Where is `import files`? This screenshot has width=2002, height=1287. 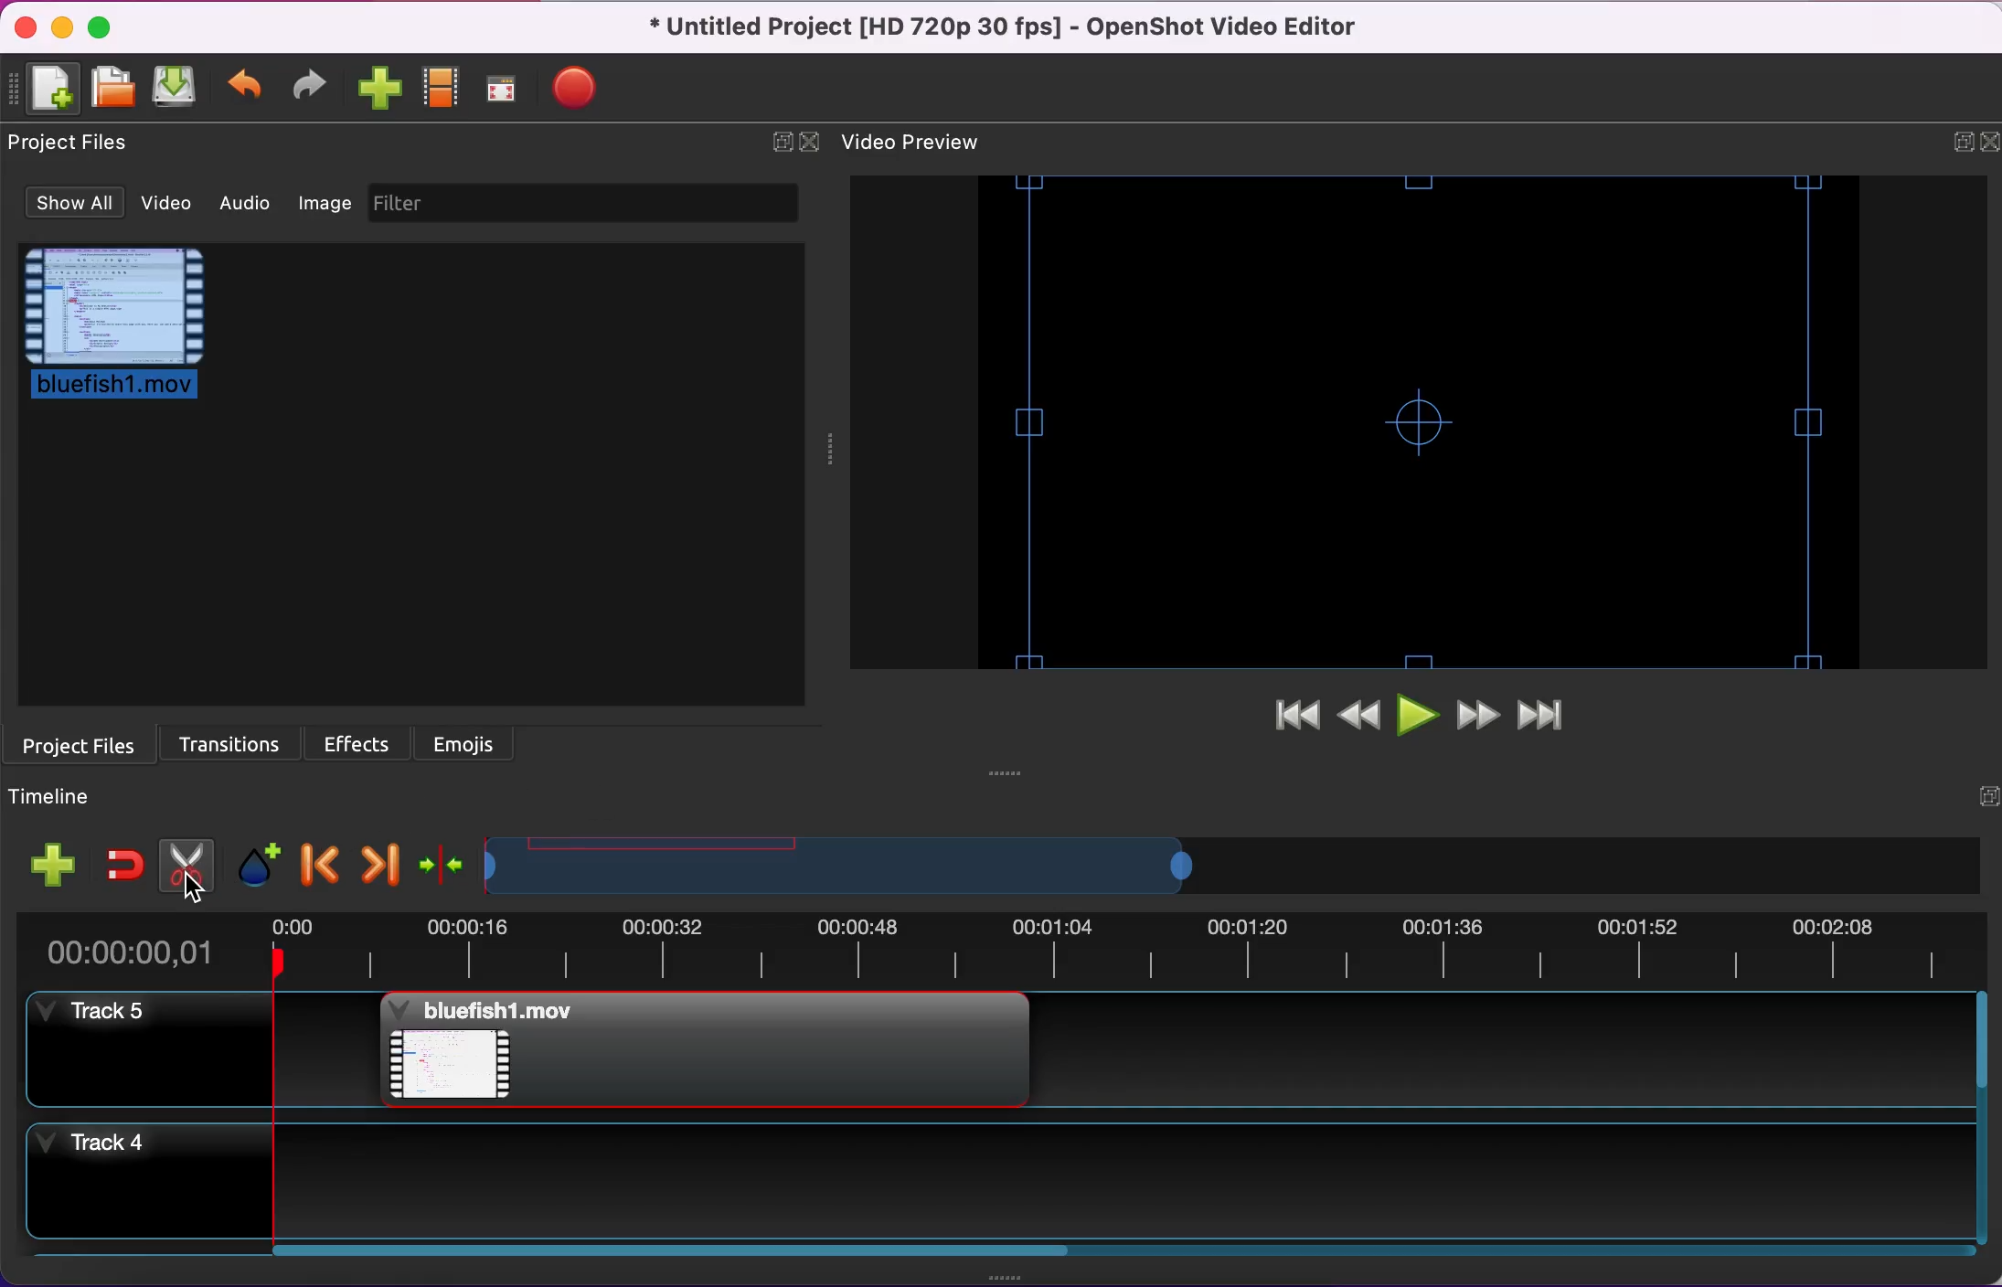 import files is located at coordinates (380, 89).